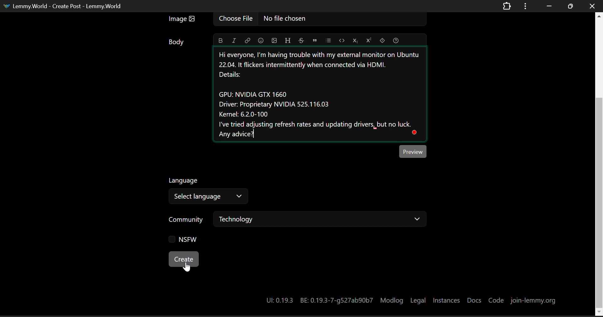 The height and width of the screenshot is (317, 603). What do you see at coordinates (355, 39) in the screenshot?
I see `Subscript` at bounding box center [355, 39].